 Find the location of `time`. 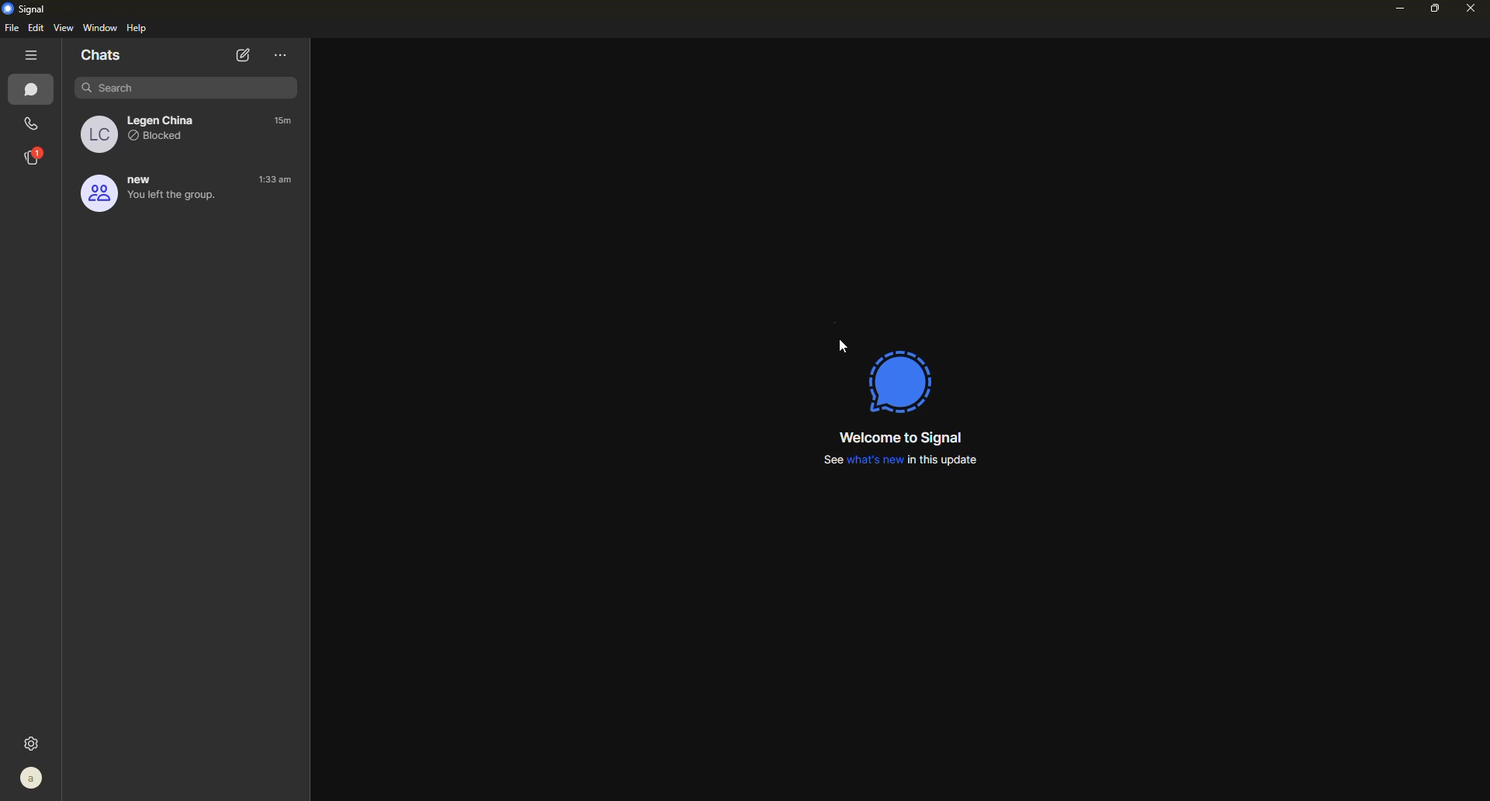

time is located at coordinates (285, 121).